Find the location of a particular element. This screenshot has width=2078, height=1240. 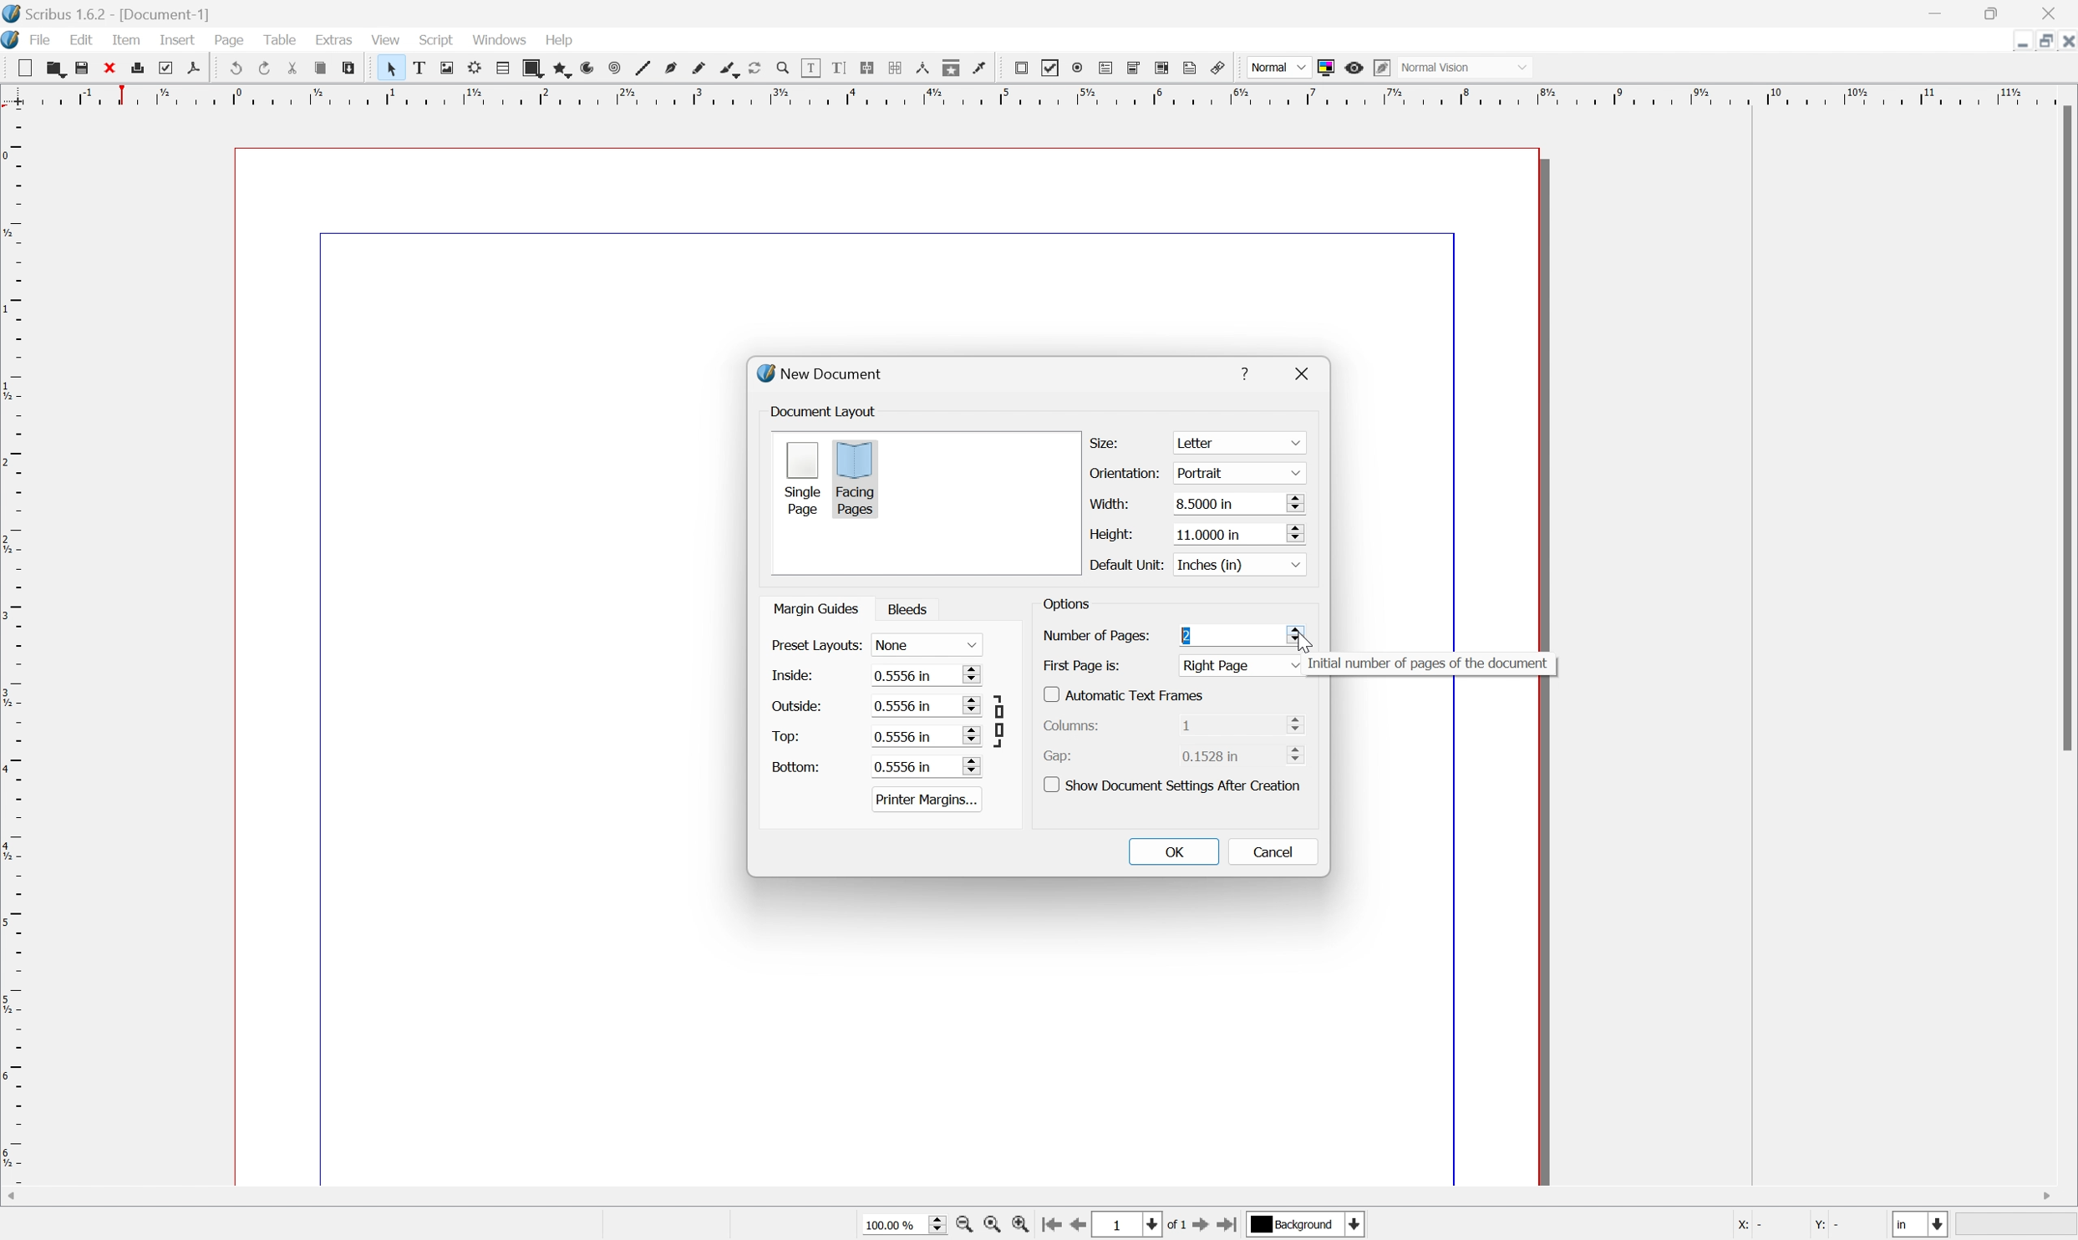

portrait is located at coordinates (1235, 472).